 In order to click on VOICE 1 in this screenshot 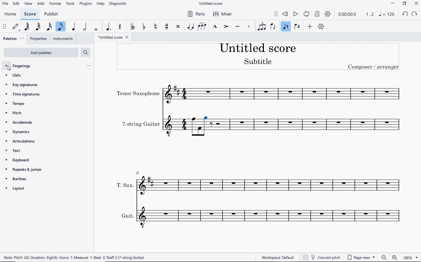, I will do `click(285, 27)`.